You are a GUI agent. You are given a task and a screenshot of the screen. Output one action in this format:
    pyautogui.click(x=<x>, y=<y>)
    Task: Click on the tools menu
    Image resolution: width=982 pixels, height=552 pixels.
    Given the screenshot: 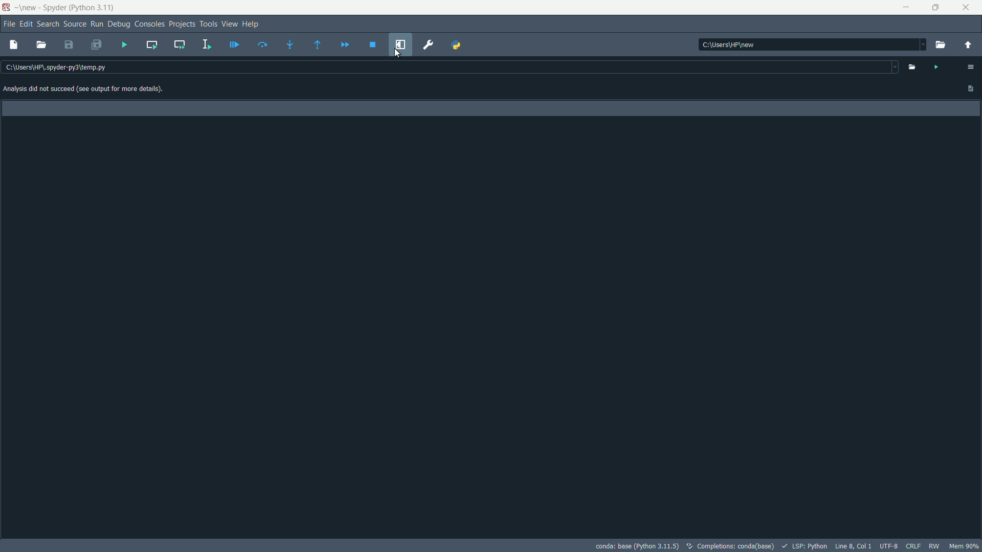 What is the action you would take?
    pyautogui.click(x=209, y=24)
    